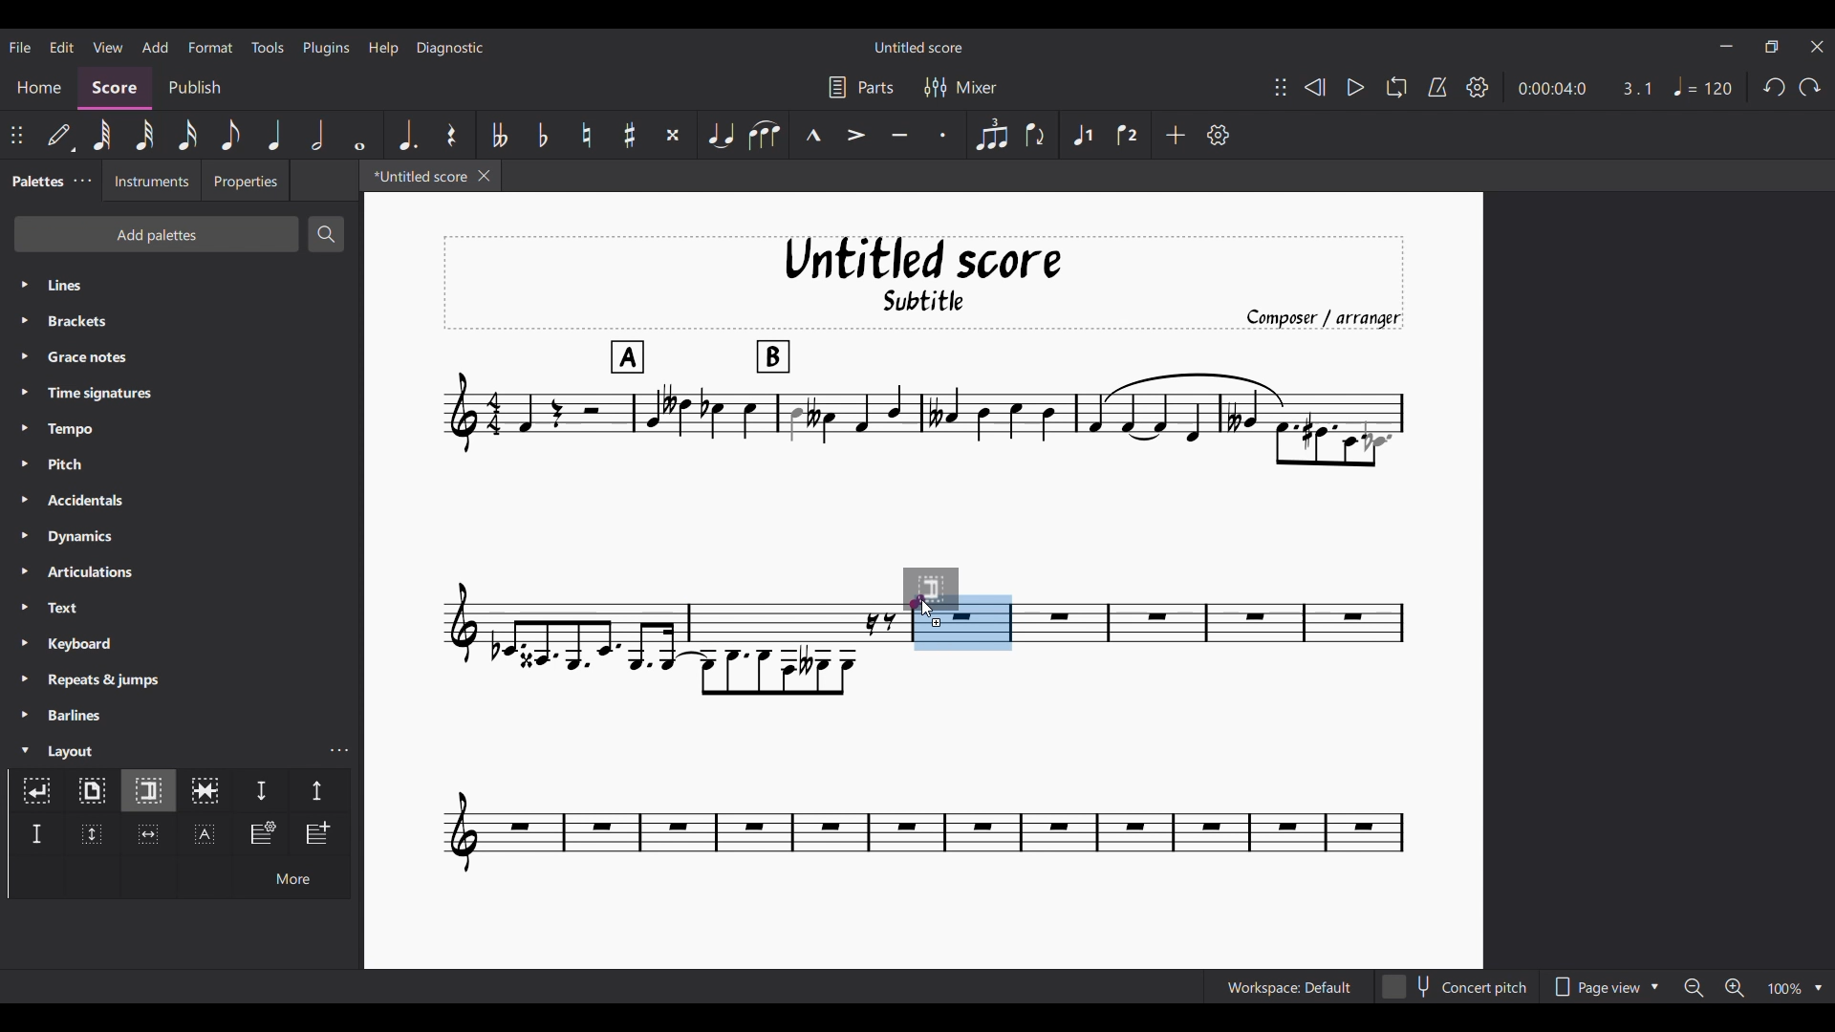 The image size is (1835, 1032). I want to click on Brackets, so click(181, 321).